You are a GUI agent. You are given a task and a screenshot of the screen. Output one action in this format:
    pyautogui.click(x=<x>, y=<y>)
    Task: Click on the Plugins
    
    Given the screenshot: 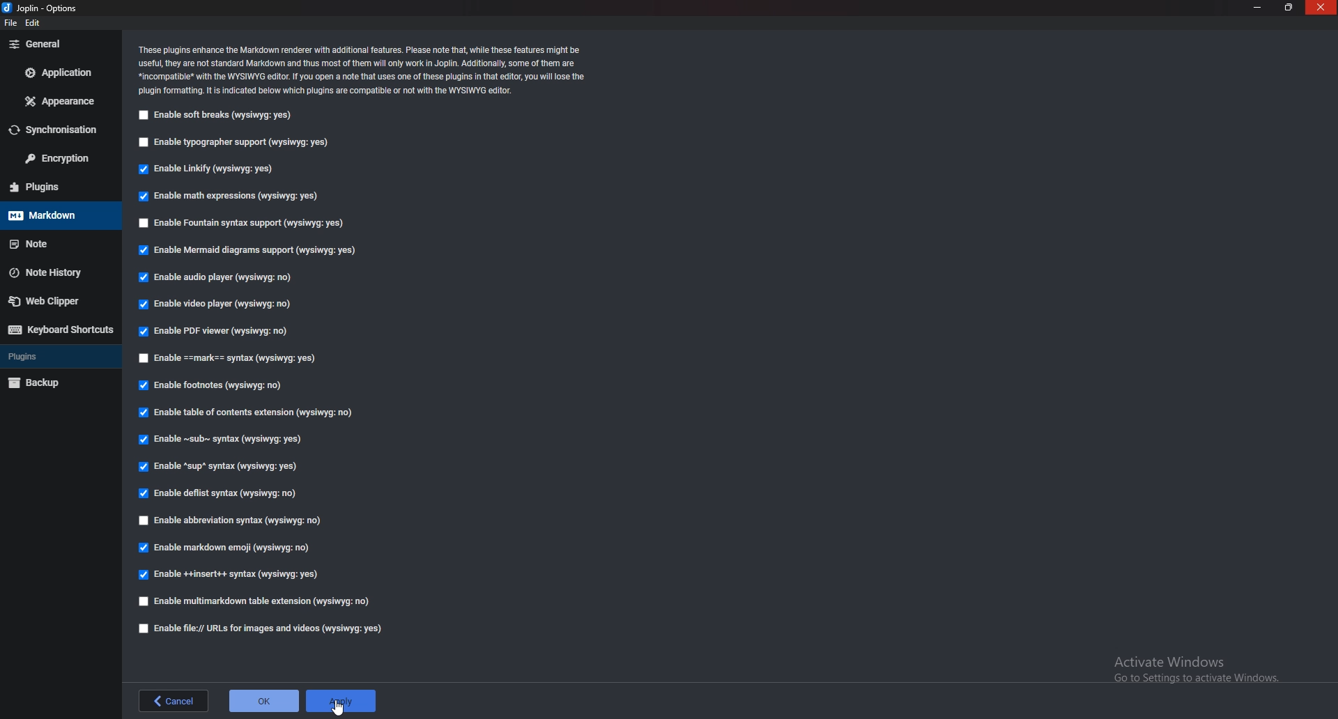 What is the action you would take?
    pyautogui.click(x=55, y=187)
    